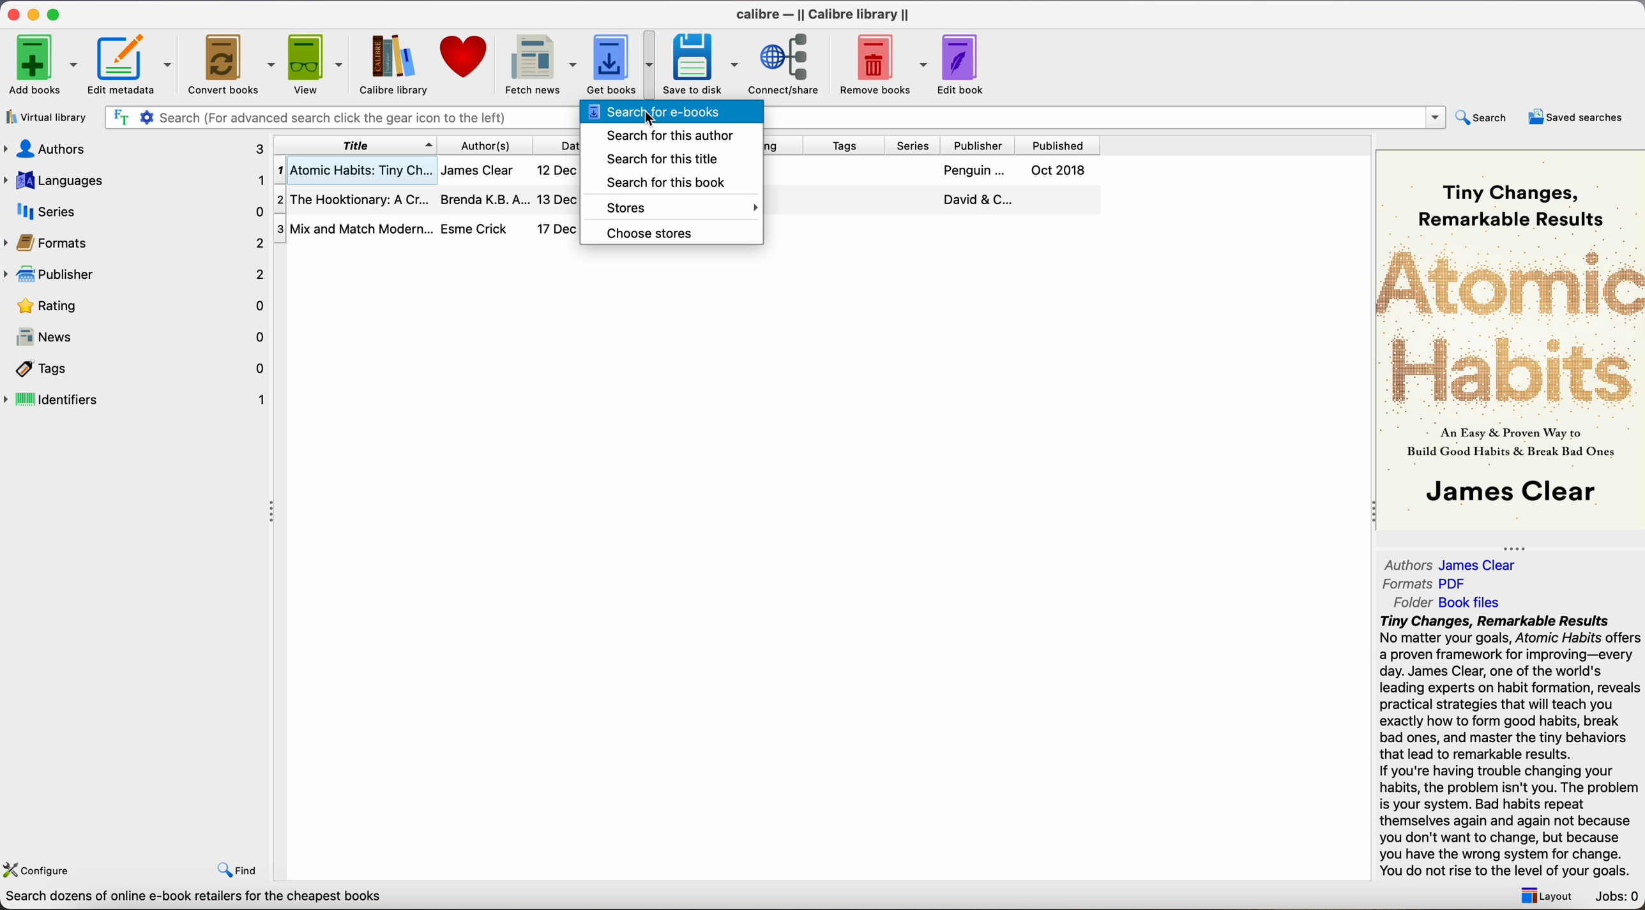 Image resolution: width=1645 pixels, height=910 pixels. What do you see at coordinates (317, 63) in the screenshot?
I see `view` at bounding box center [317, 63].